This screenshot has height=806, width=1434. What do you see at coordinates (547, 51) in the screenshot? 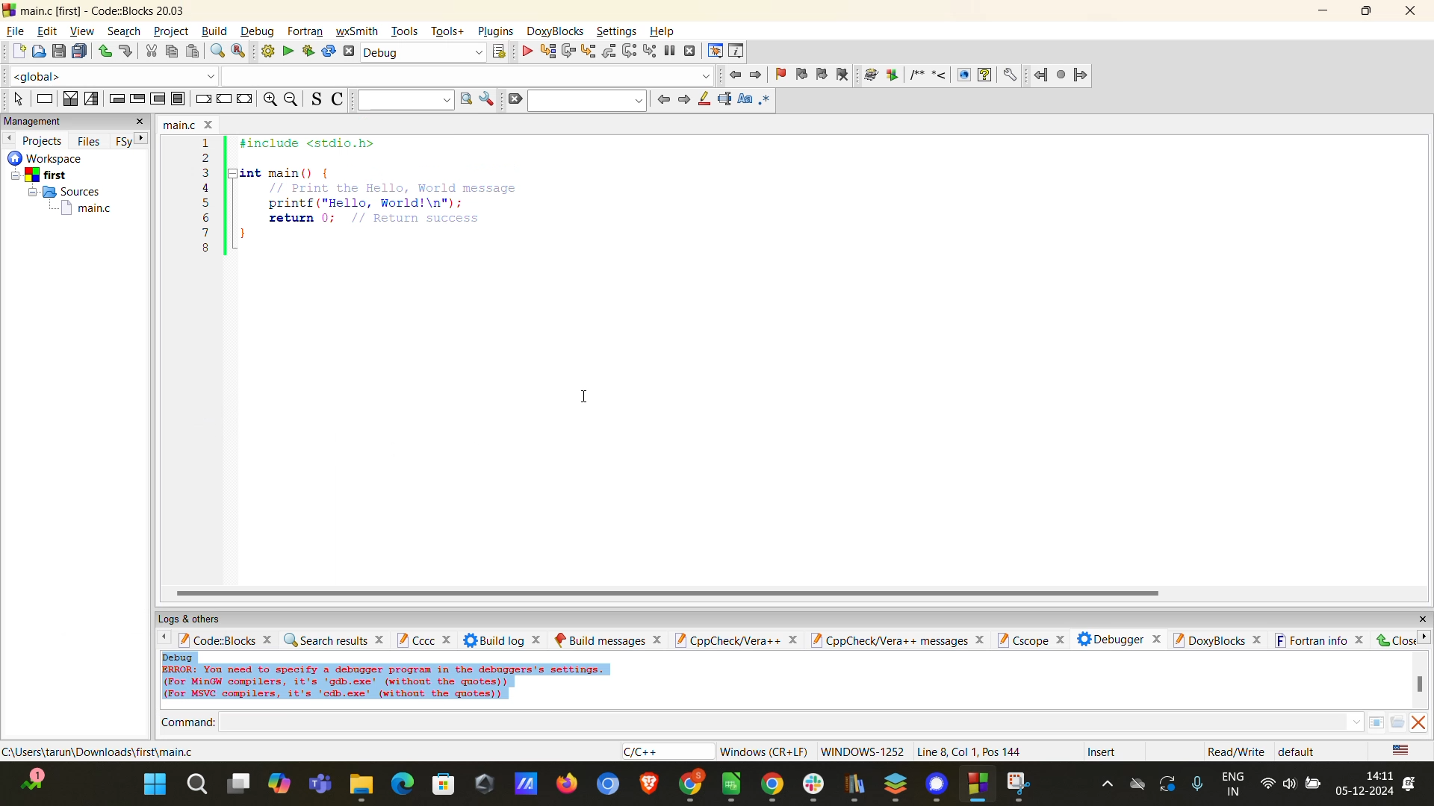
I see `run to cursor` at bounding box center [547, 51].